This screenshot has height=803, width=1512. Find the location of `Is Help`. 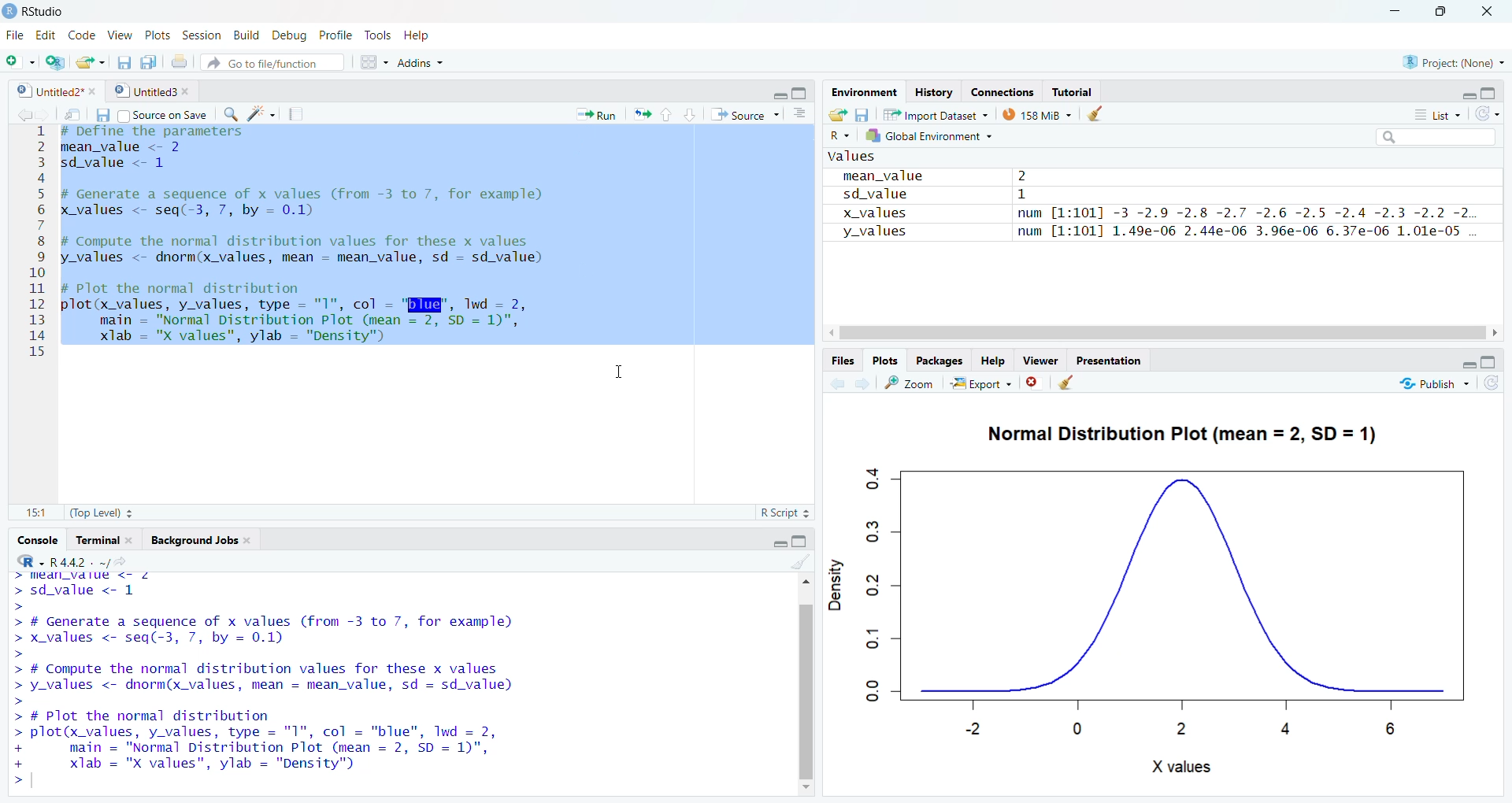

Is Help is located at coordinates (424, 31).